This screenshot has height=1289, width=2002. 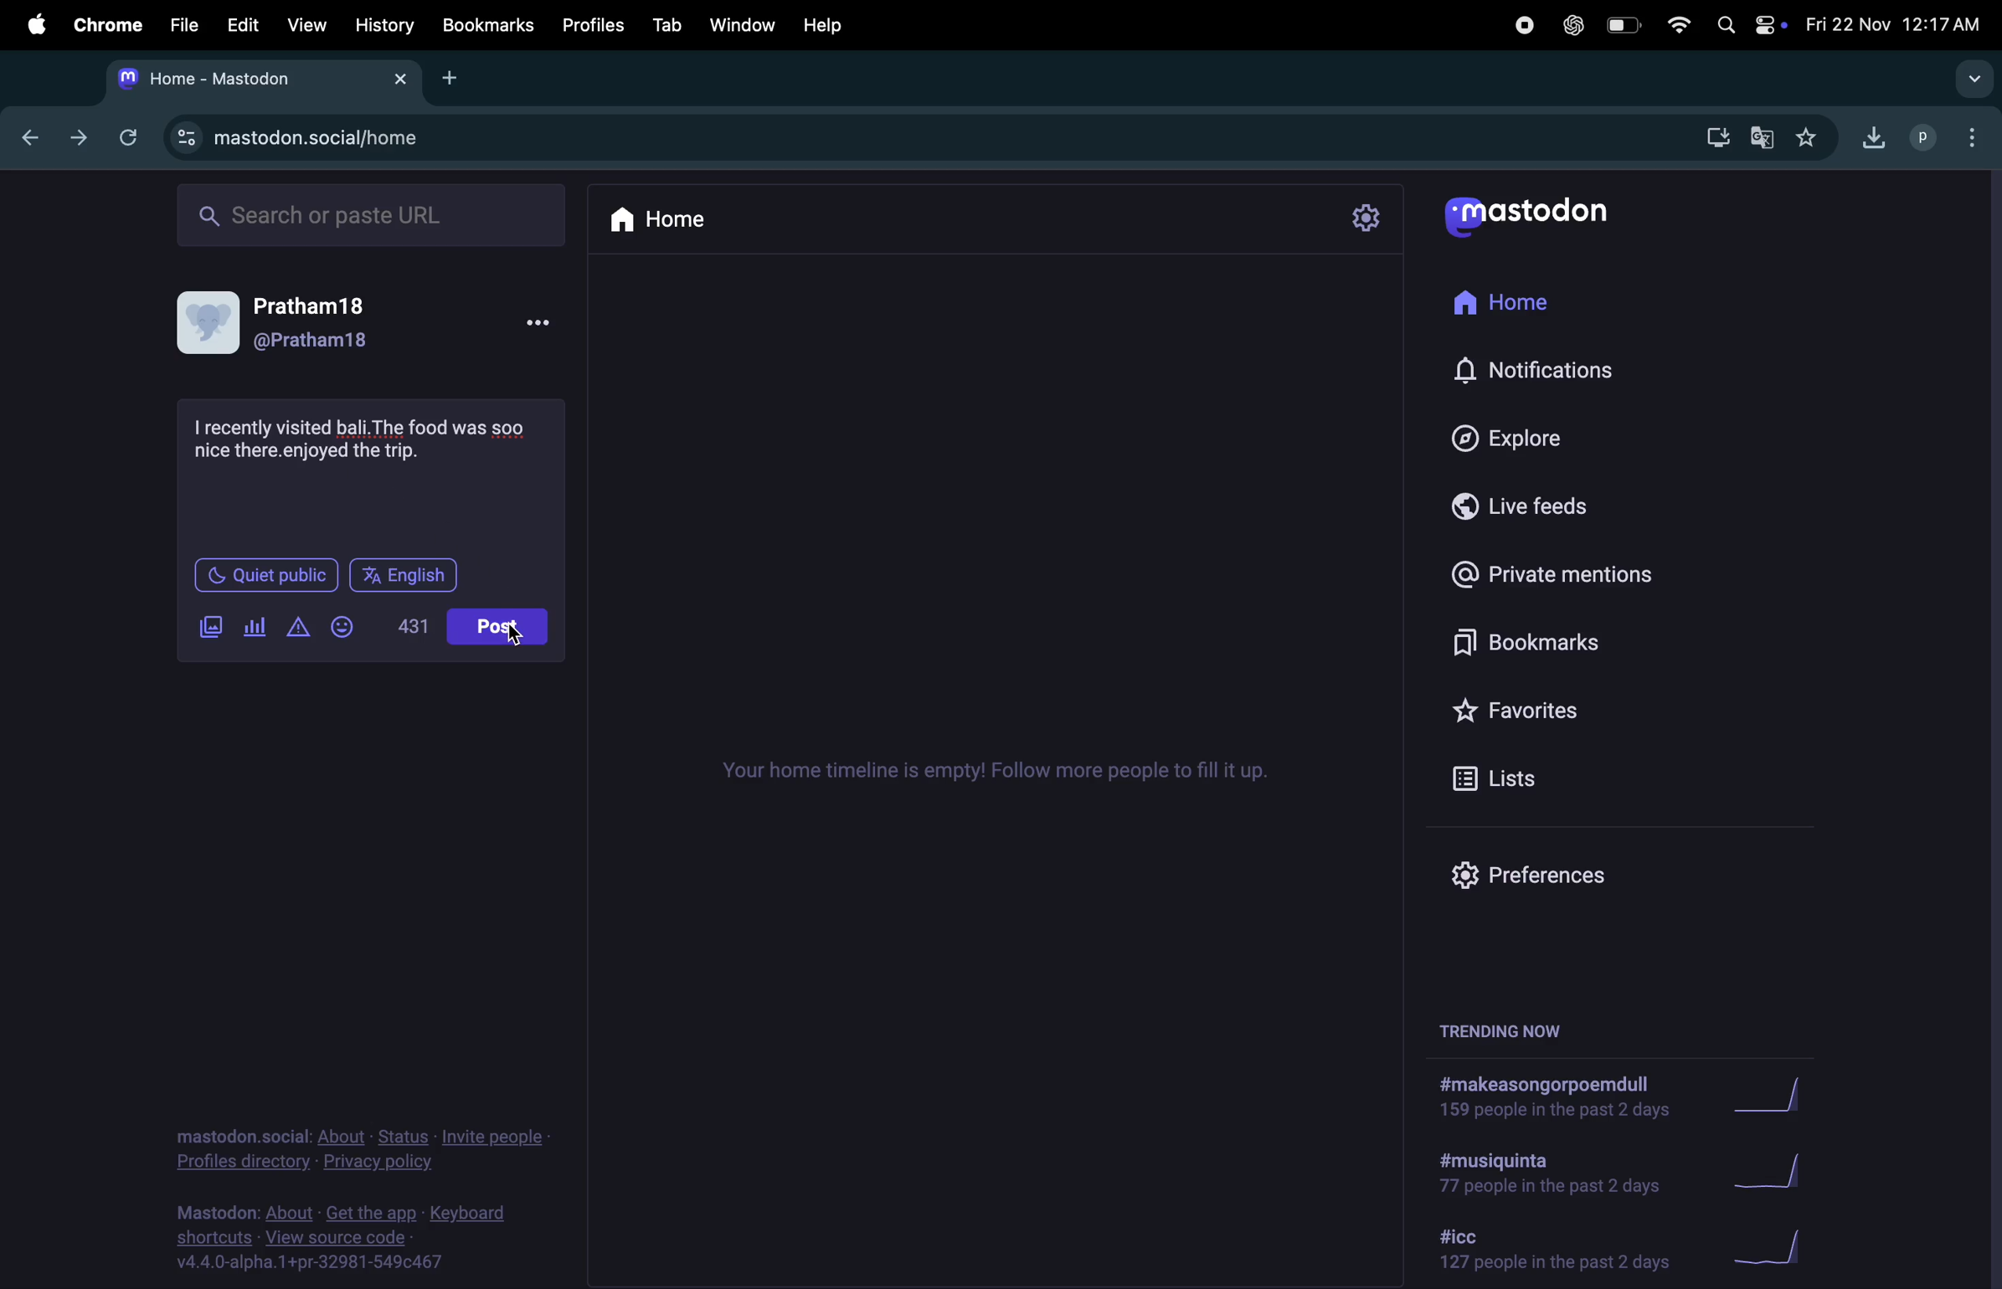 I want to click on travel experience, so click(x=361, y=433).